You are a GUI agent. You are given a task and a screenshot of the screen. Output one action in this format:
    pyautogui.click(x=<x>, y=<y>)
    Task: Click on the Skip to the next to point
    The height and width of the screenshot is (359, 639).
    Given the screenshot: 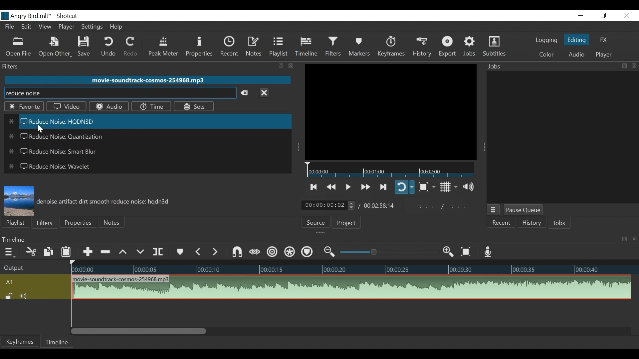 What is the action you would take?
    pyautogui.click(x=314, y=186)
    